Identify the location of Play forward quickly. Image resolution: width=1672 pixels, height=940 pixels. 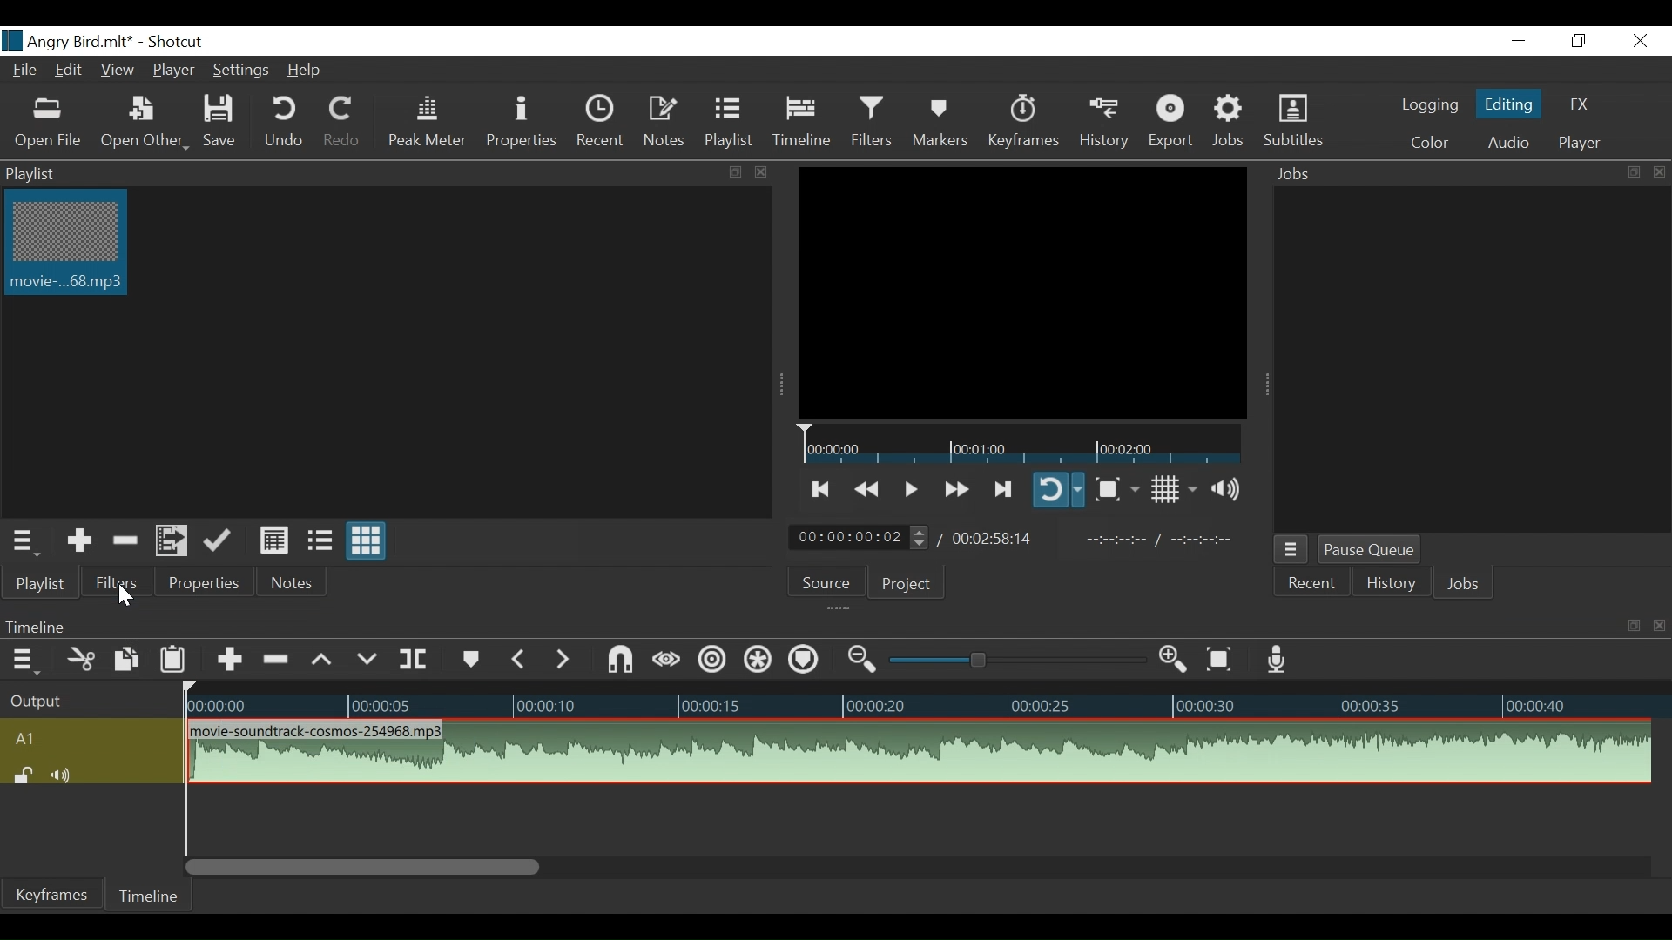
(1004, 488).